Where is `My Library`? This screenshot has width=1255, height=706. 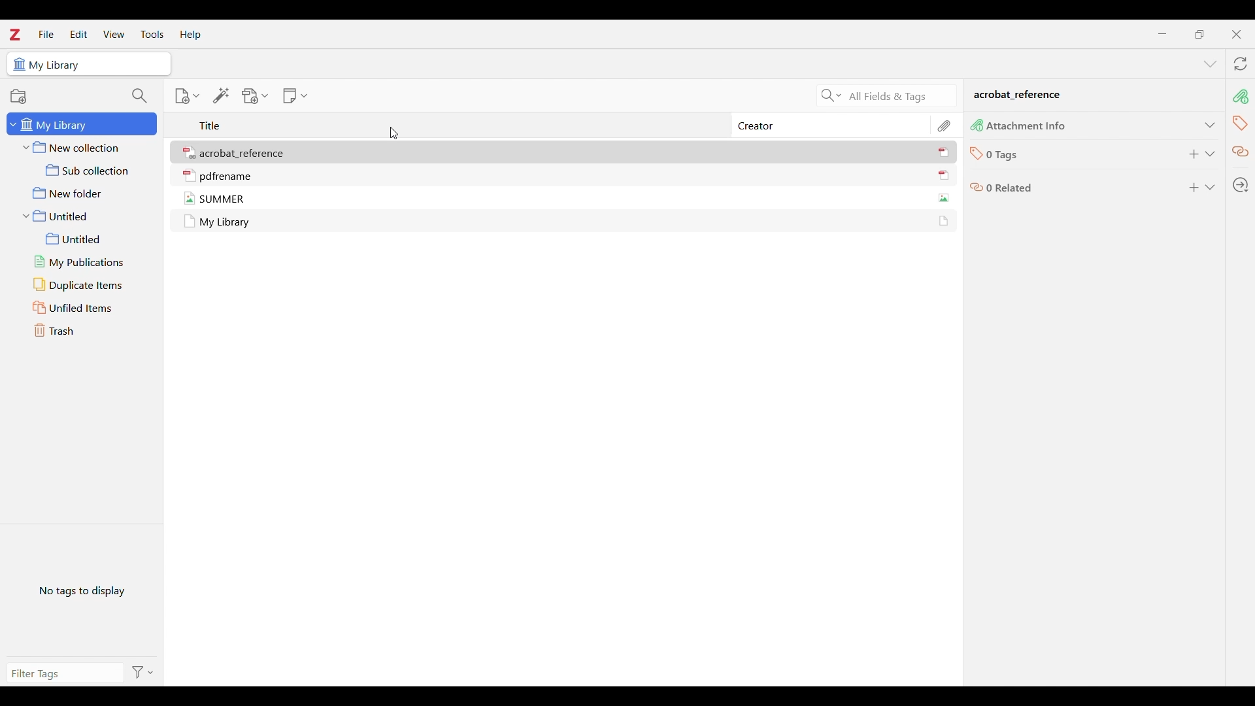
My Library is located at coordinates (57, 65).